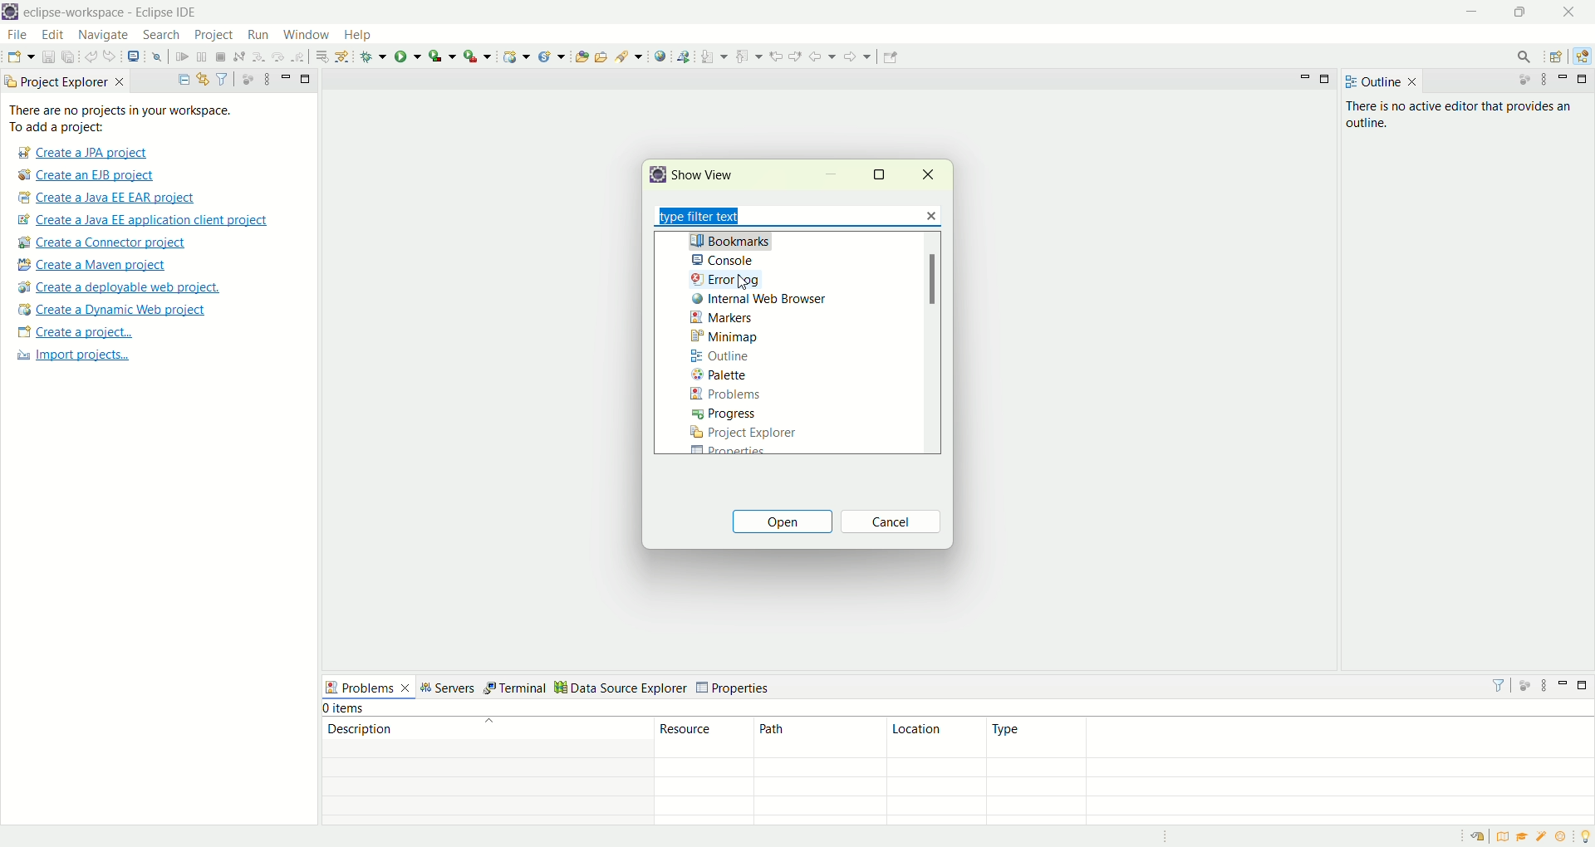 This screenshot has height=847, width=1595. I want to click on problems, so click(726, 394).